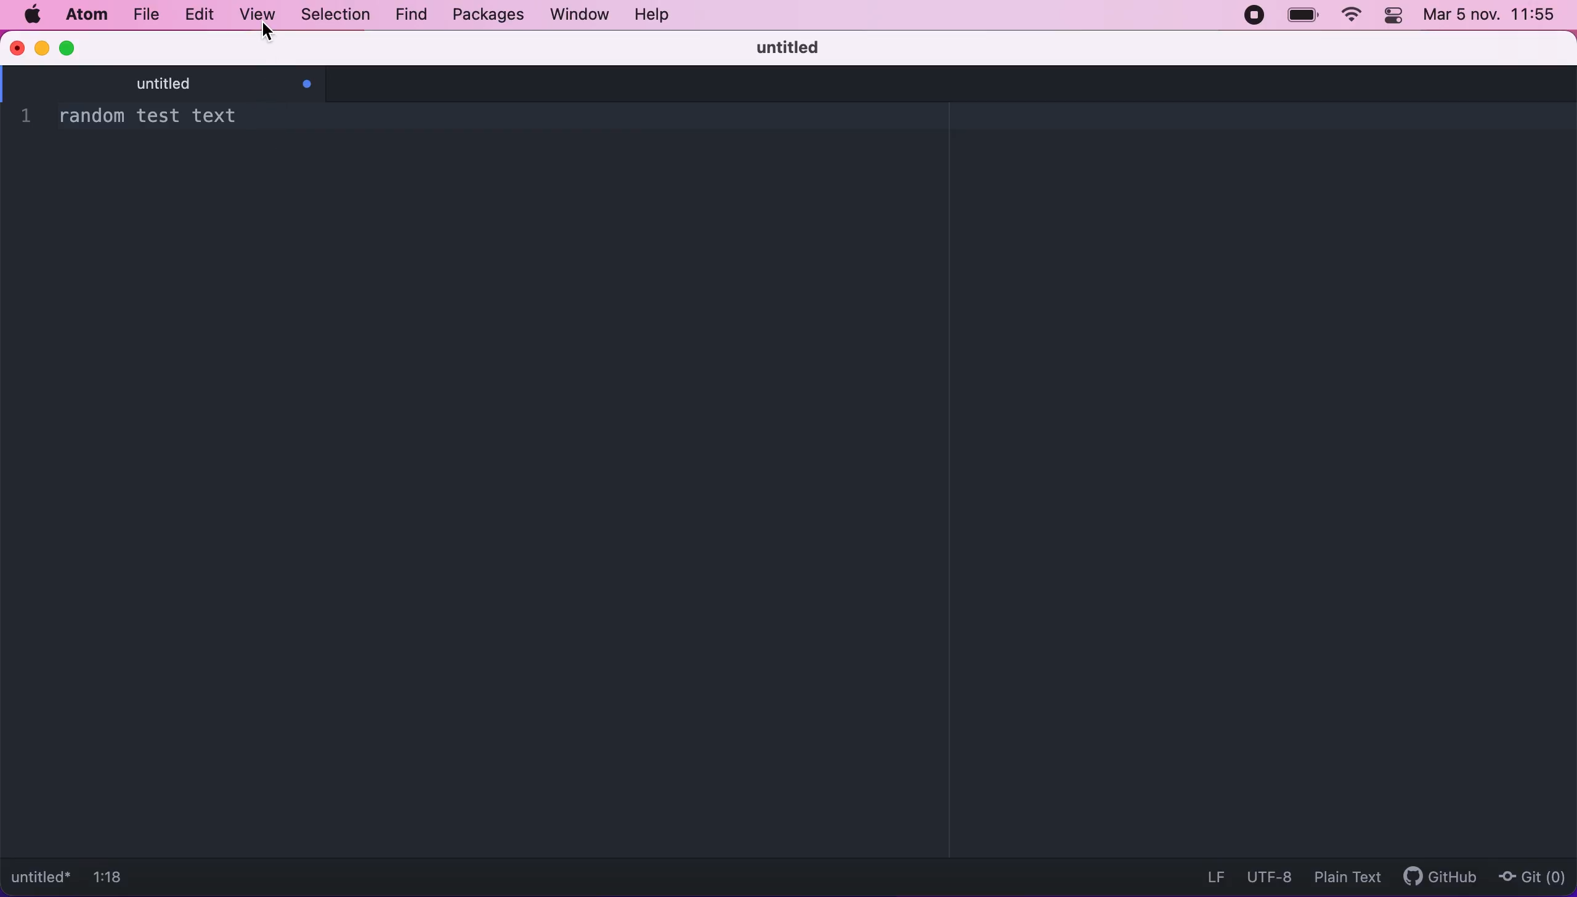 The image size is (1577, 897). Describe the element at coordinates (1530, 878) in the screenshot. I see `Git (0)` at that location.